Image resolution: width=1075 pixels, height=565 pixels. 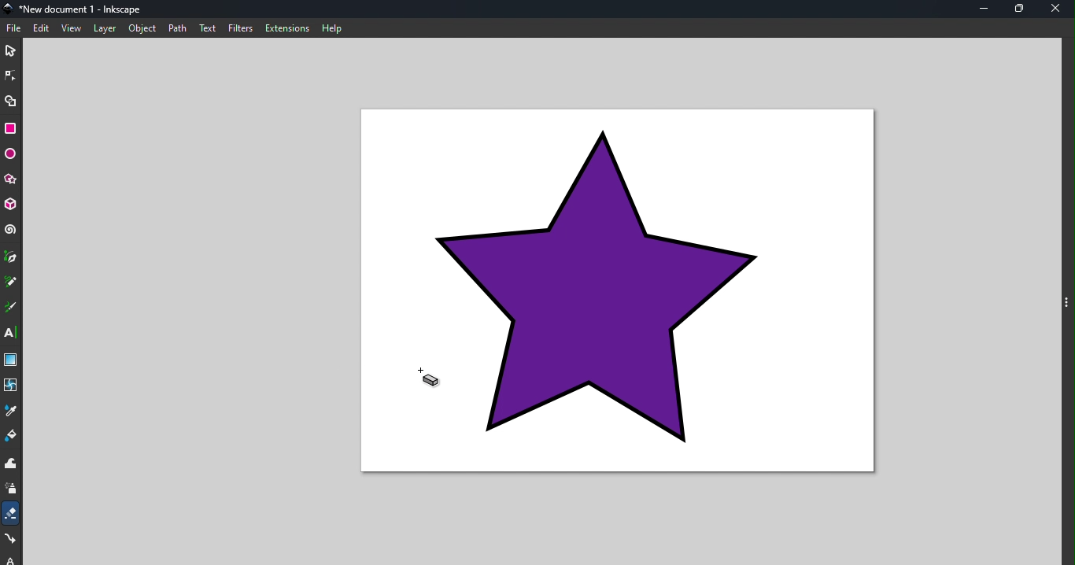 I want to click on gradient tool, so click(x=10, y=360).